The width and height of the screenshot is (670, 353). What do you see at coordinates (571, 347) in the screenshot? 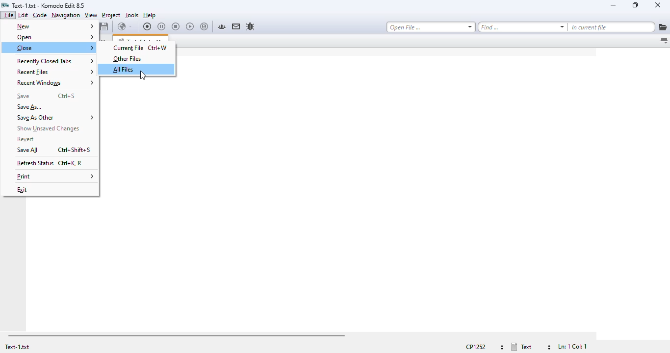
I see `file position` at bounding box center [571, 347].